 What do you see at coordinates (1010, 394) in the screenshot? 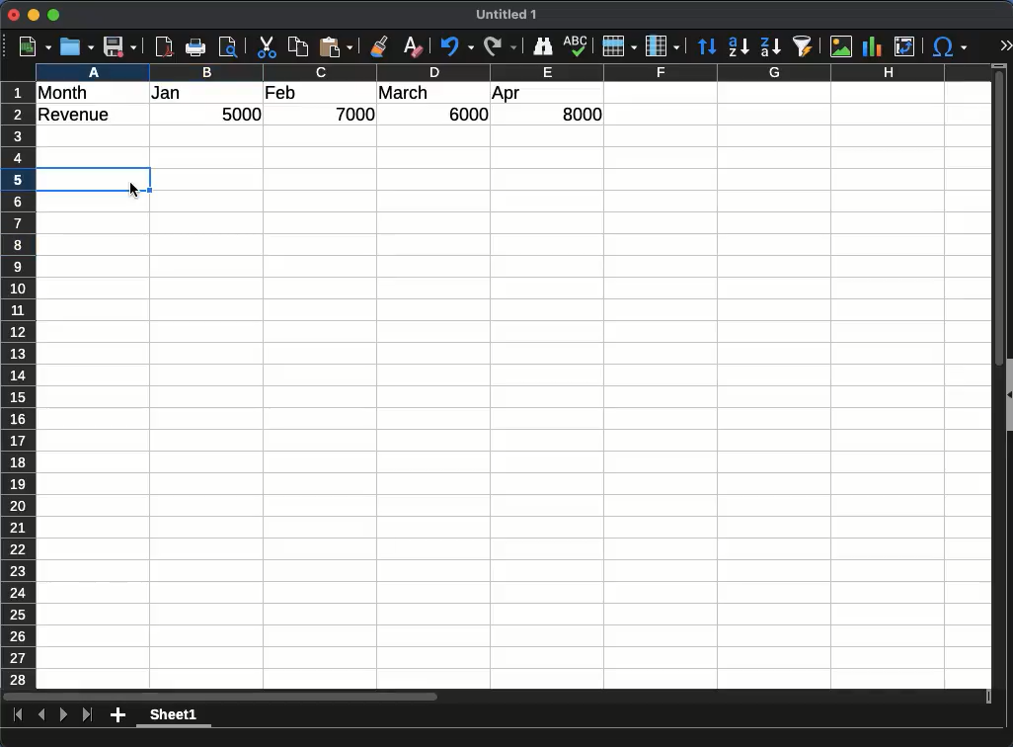
I see `Expand/Colapse` at bounding box center [1010, 394].